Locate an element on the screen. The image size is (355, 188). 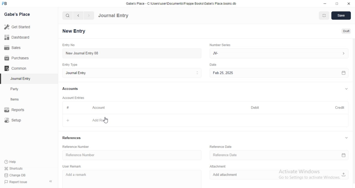
navigate backward is located at coordinates (79, 15).